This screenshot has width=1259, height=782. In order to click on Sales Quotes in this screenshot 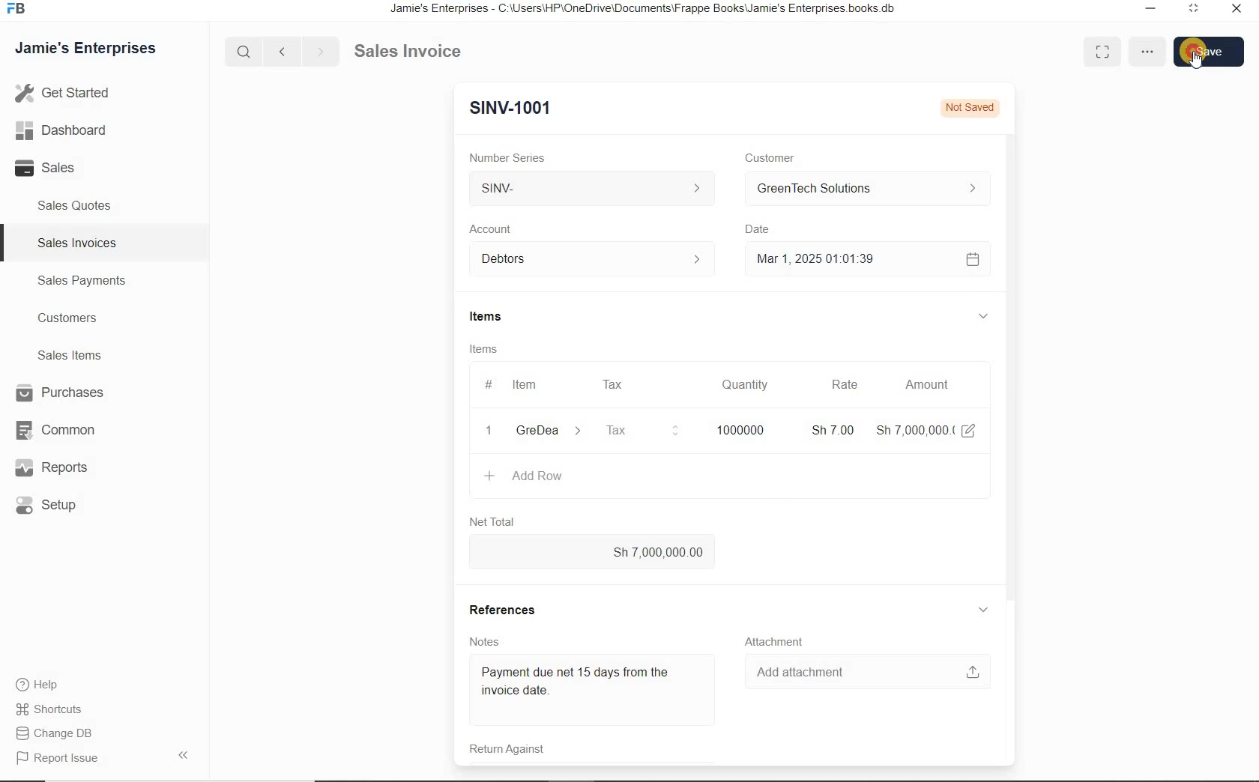, I will do `click(76, 208)`.